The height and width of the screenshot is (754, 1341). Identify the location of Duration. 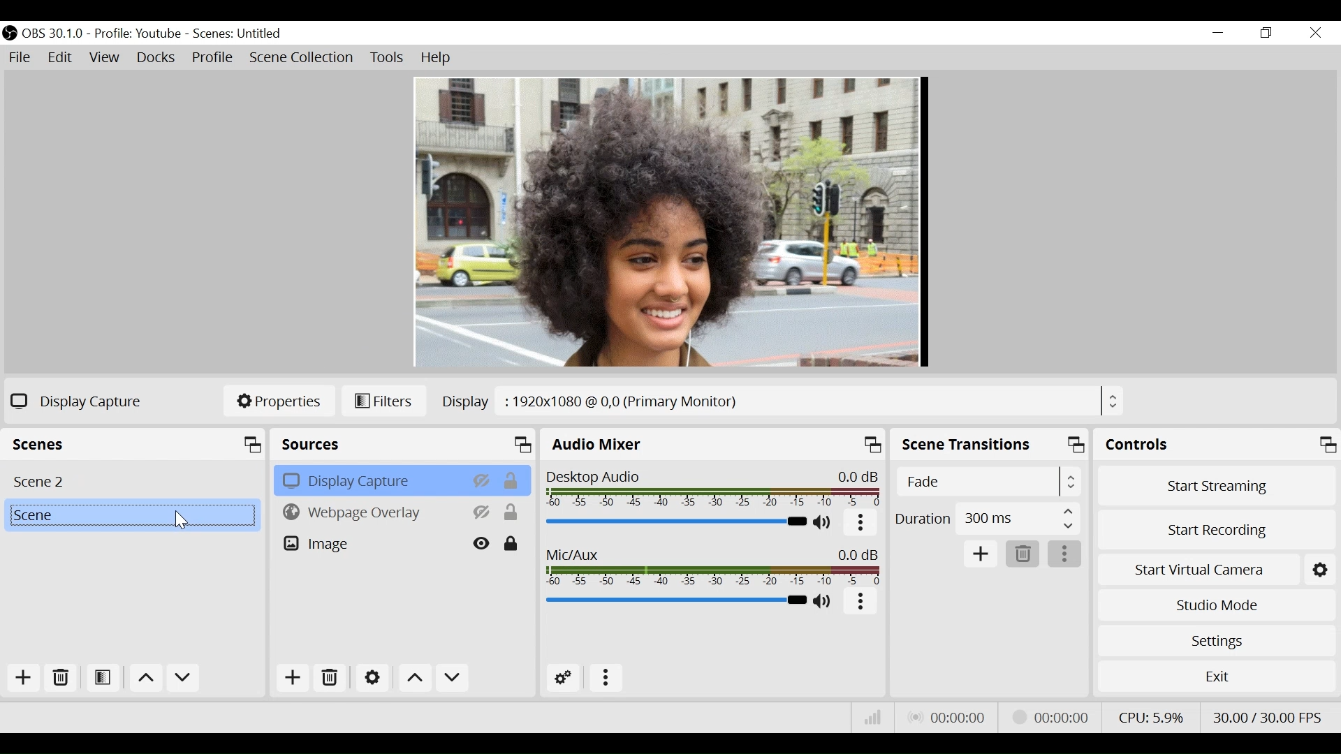
(988, 519).